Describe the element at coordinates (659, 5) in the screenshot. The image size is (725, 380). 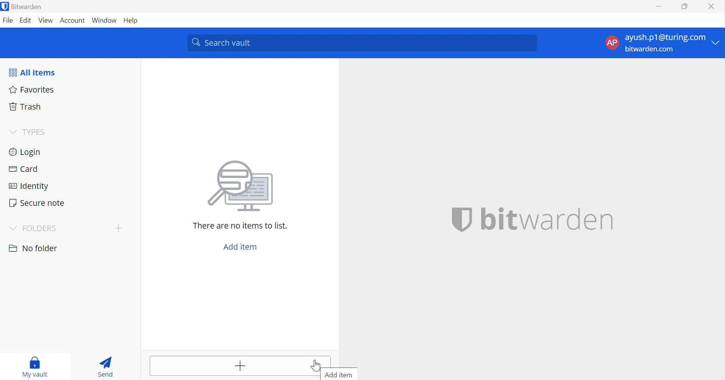
I see `Minimize` at that location.